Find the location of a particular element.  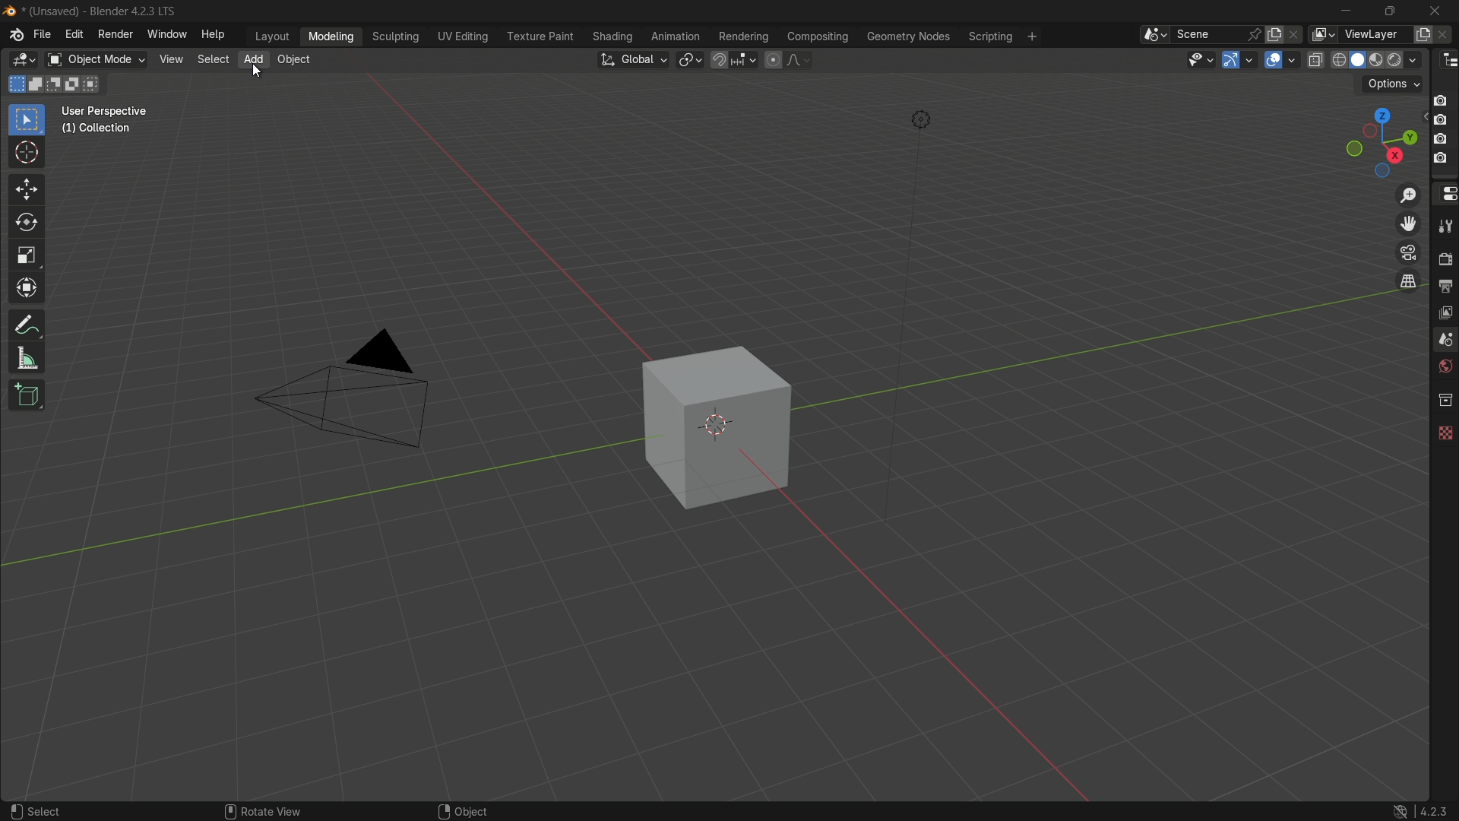

scale is located at coordinates (28, 257).